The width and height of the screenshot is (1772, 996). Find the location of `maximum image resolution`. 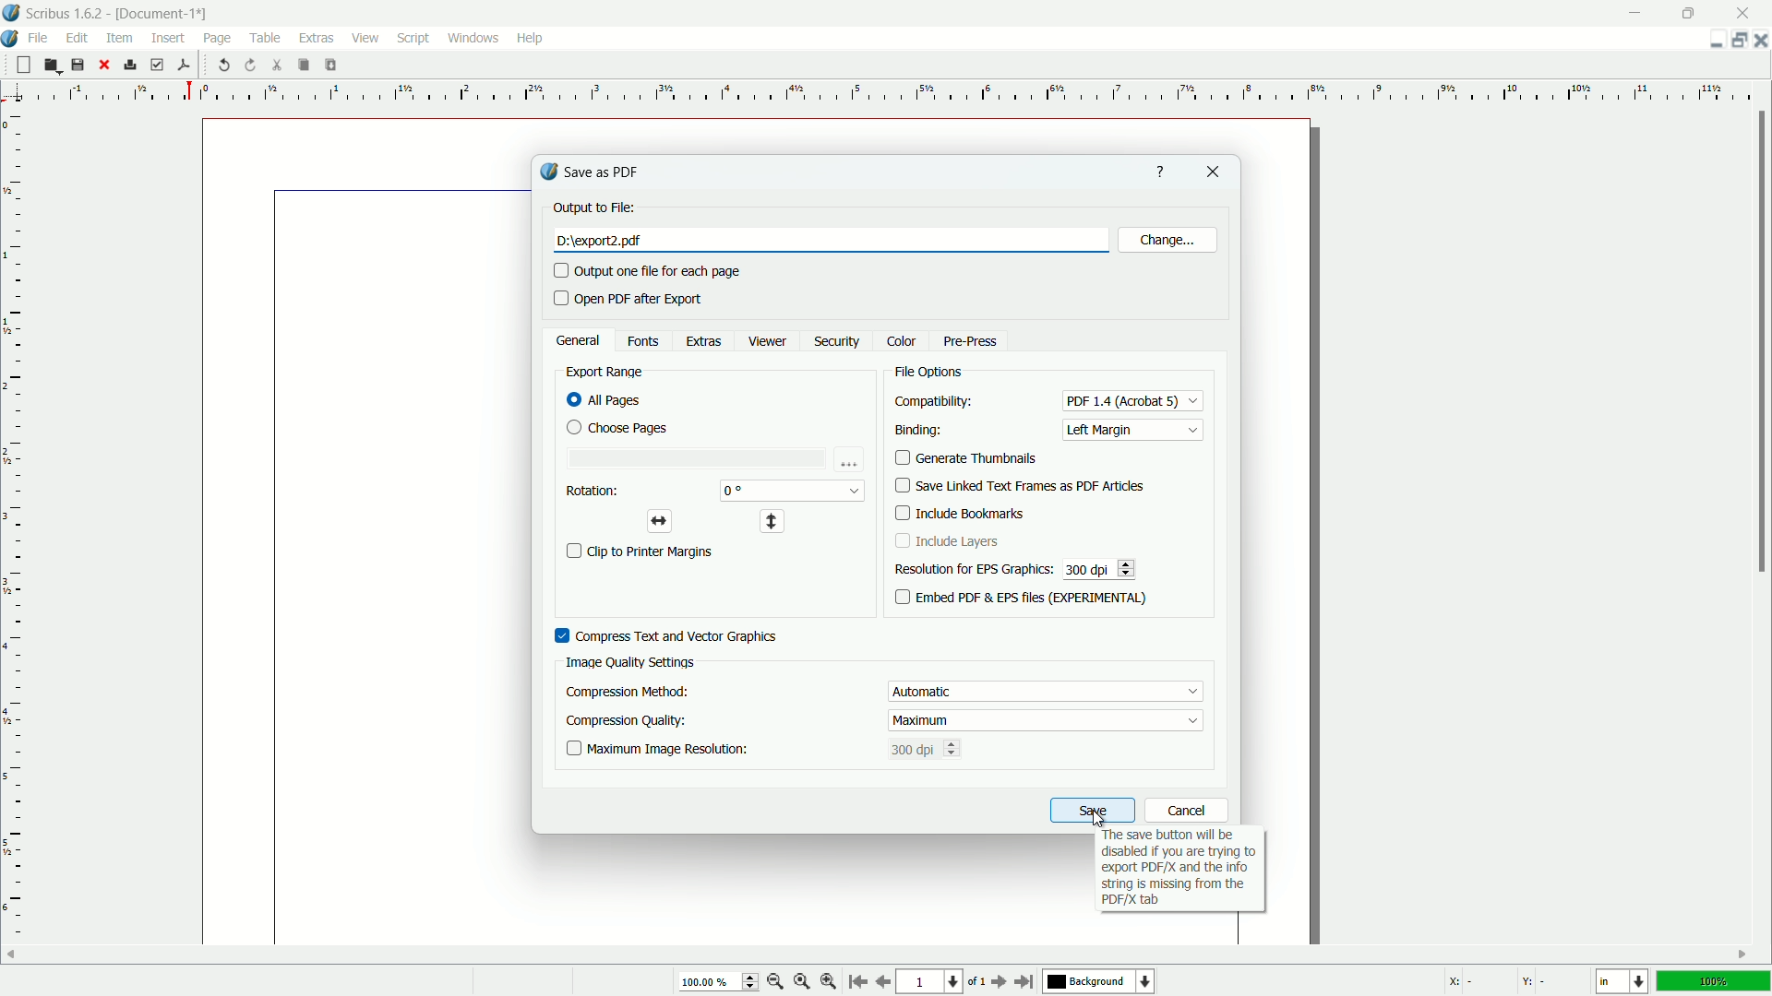

maximum image resolution is located at coordinates (661, 748).